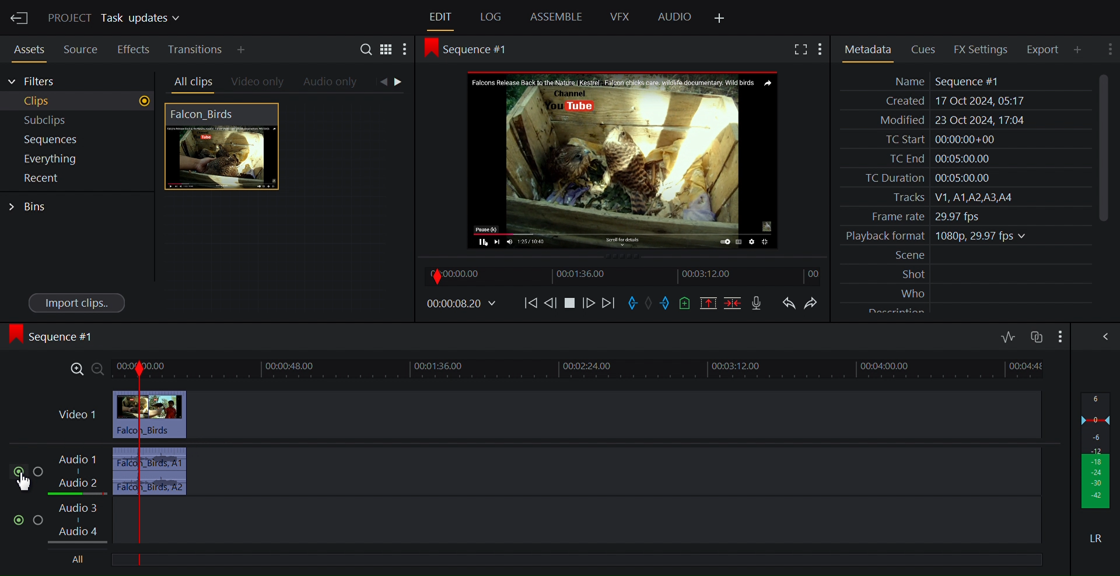 This screenshot has height=576, width=1120. Describe the element at coordinates (1108, 48) in the screenshot. I see `Show settings menu` at that location.